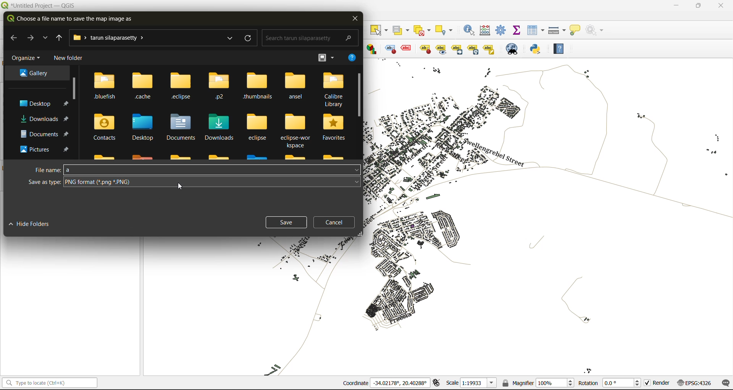 Image resolution: width=733 pixels, height=390 pixels. Describe the element at coordinates (486, 31) in the screenshot. I see `calculator` at that location.